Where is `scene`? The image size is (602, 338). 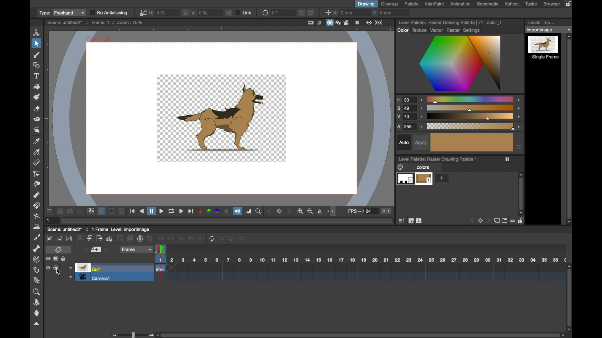
scene is located at coordinates (360, 273).